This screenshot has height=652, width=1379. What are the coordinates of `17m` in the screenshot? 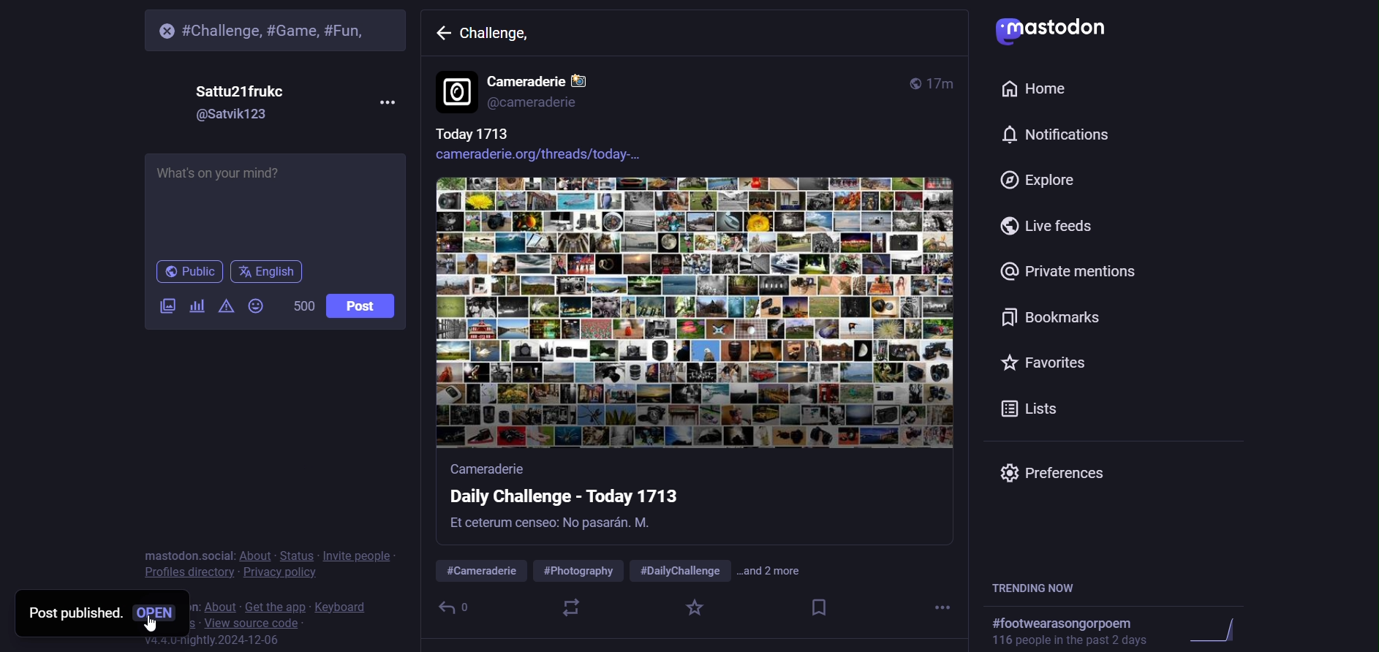 It's located at (944, 84).